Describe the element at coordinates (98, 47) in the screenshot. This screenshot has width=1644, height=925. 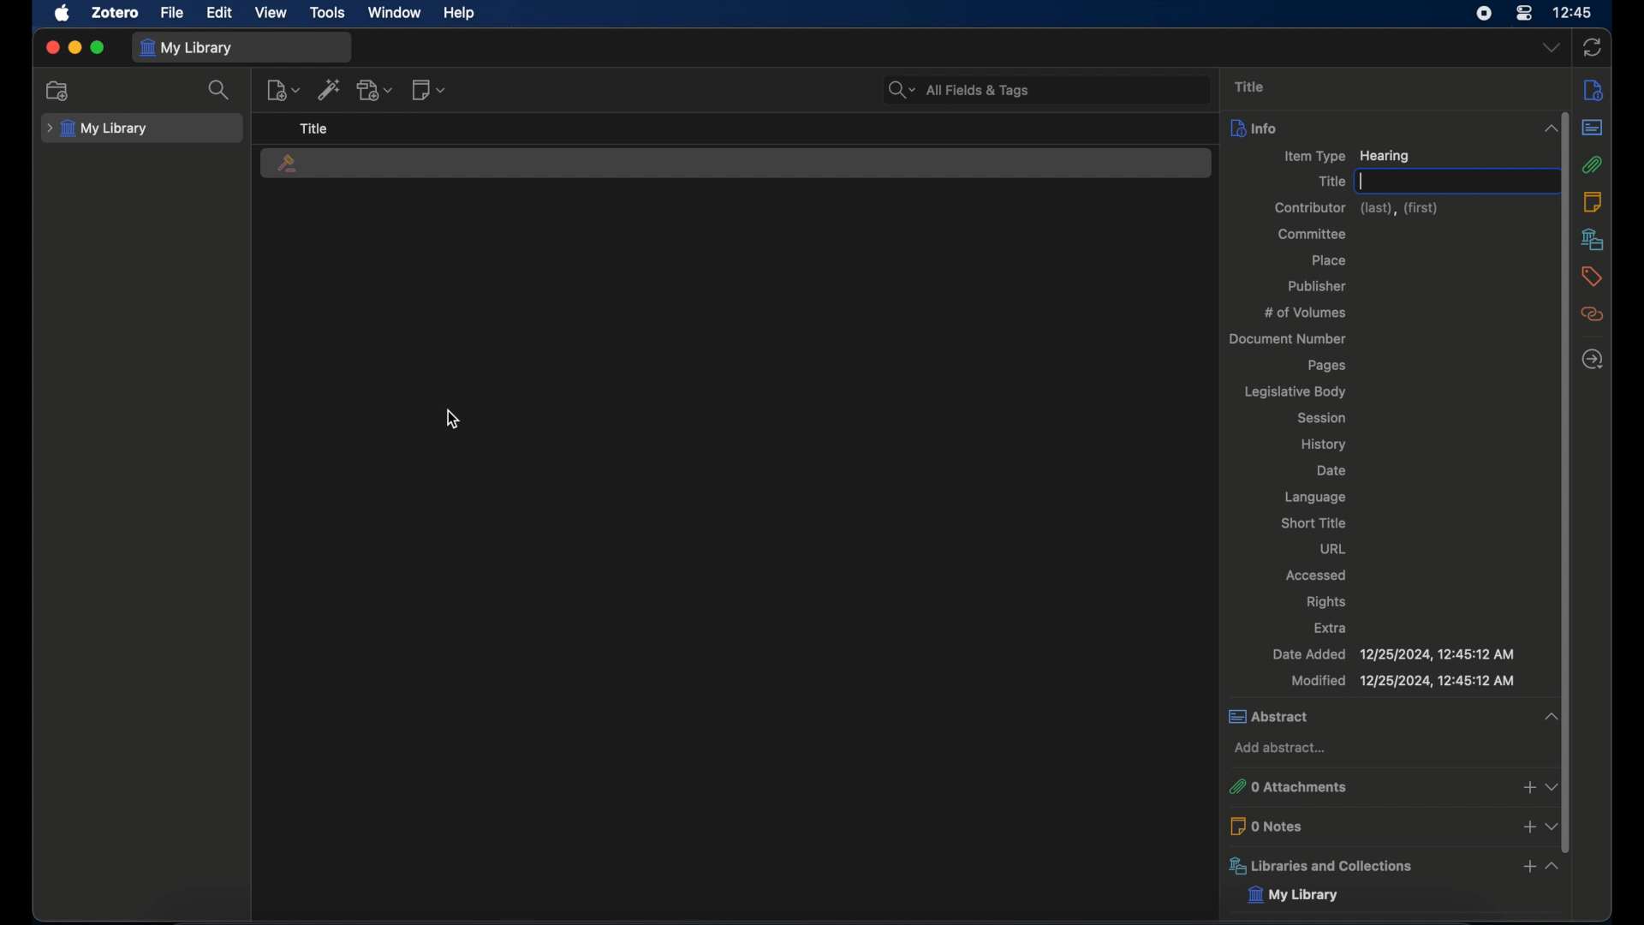
I see `maximize` at that location.